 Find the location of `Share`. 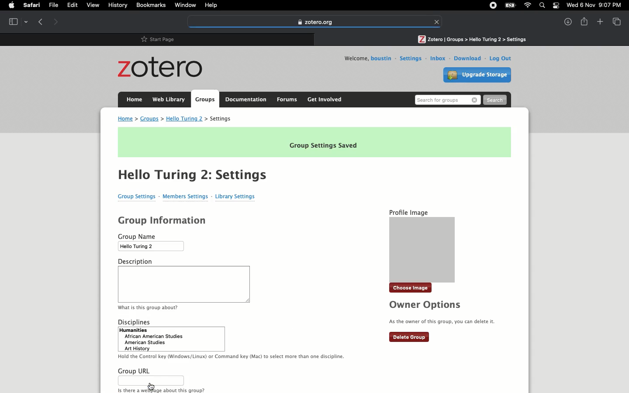

Share is located at coordinates (584, 21).